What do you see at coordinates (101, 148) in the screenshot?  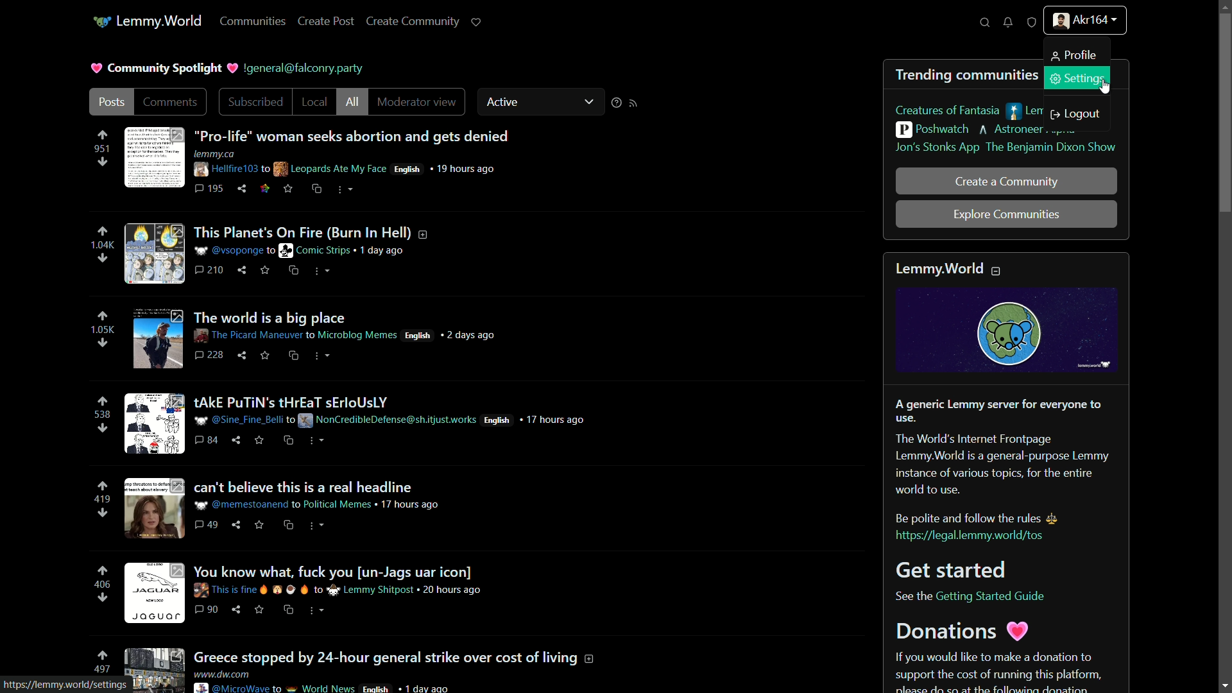 I see `number of votes` at bounding box center [101, 148].